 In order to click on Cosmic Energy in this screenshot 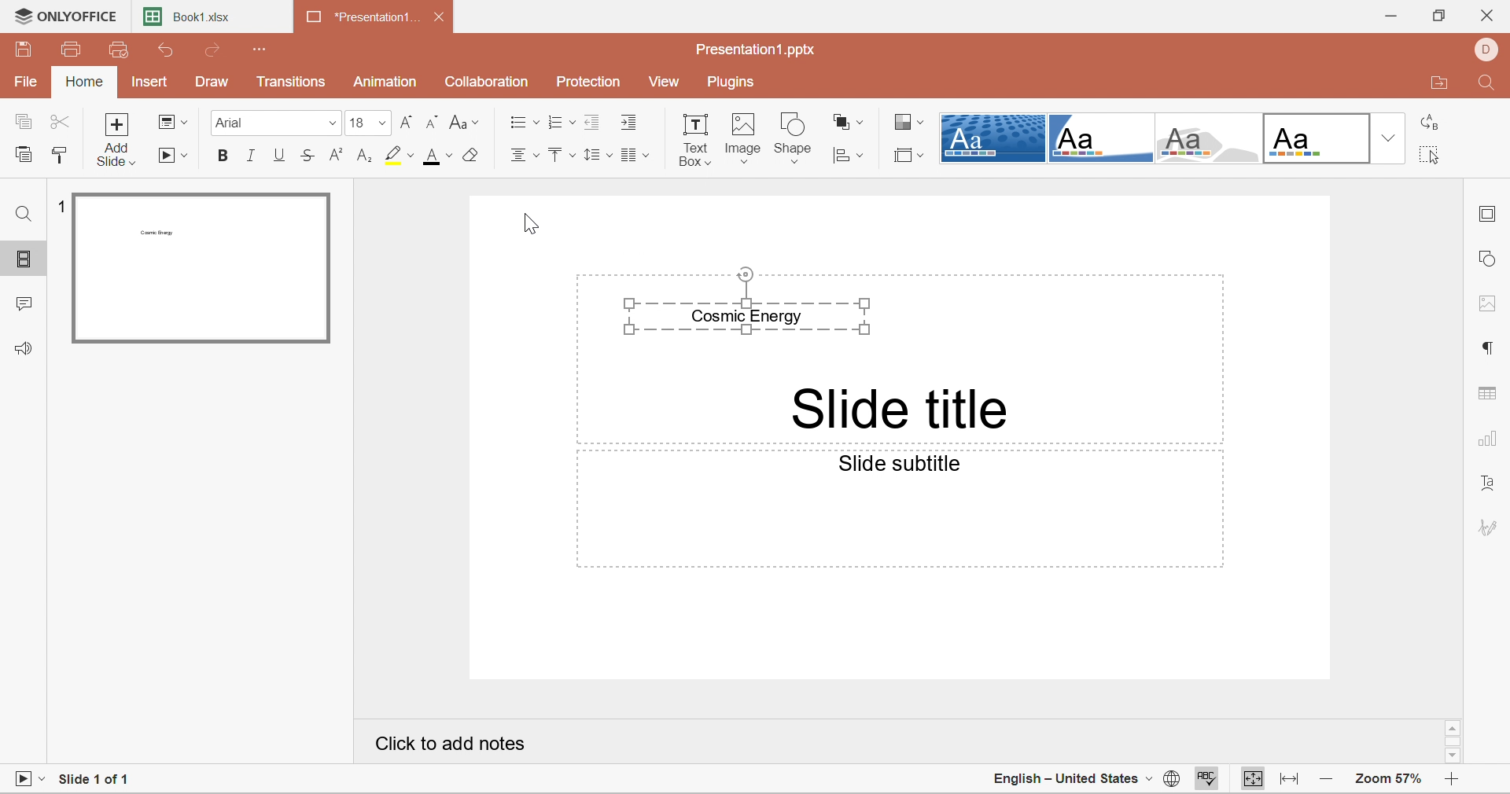, I will do `click(759, 303)`.